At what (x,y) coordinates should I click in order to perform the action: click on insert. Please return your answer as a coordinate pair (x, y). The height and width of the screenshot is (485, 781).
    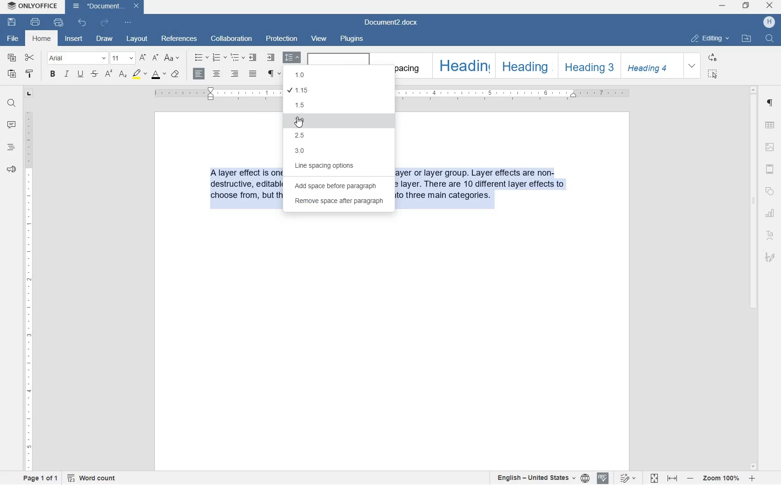
    Looking at the image, I should click on (74, 39).